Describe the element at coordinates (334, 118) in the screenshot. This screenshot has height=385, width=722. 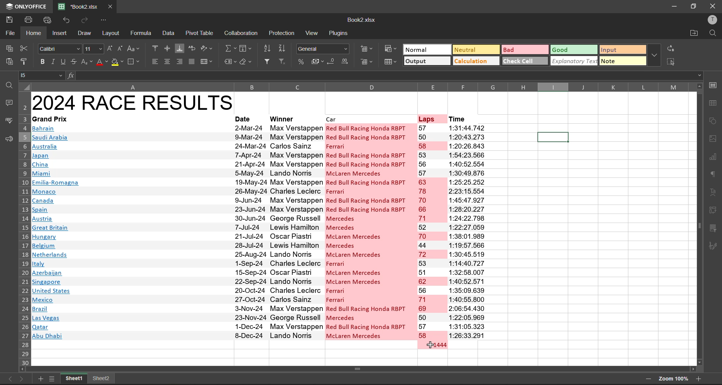
I see `car` at that location.